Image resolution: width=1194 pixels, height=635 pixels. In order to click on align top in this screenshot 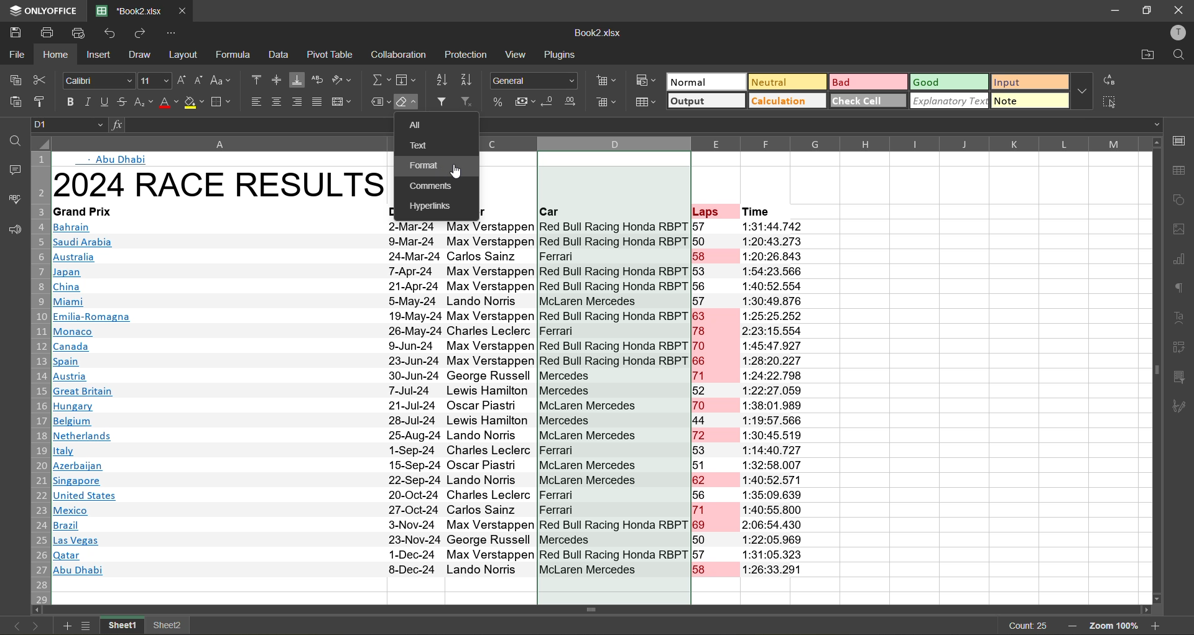, I will do `click(255, 80)`.